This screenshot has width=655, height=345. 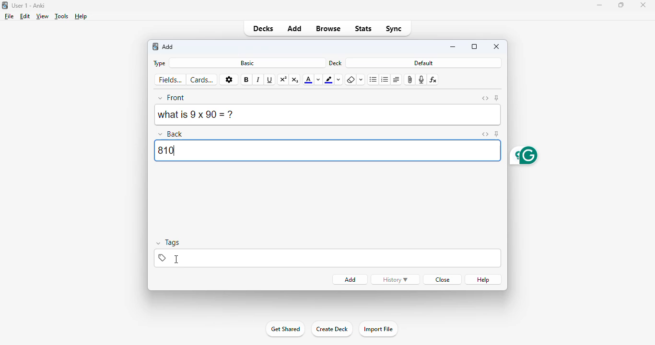 What do you see at coordinates (263, 28) in the screenshot?
I see `decks` at bounding box center [263, 28].